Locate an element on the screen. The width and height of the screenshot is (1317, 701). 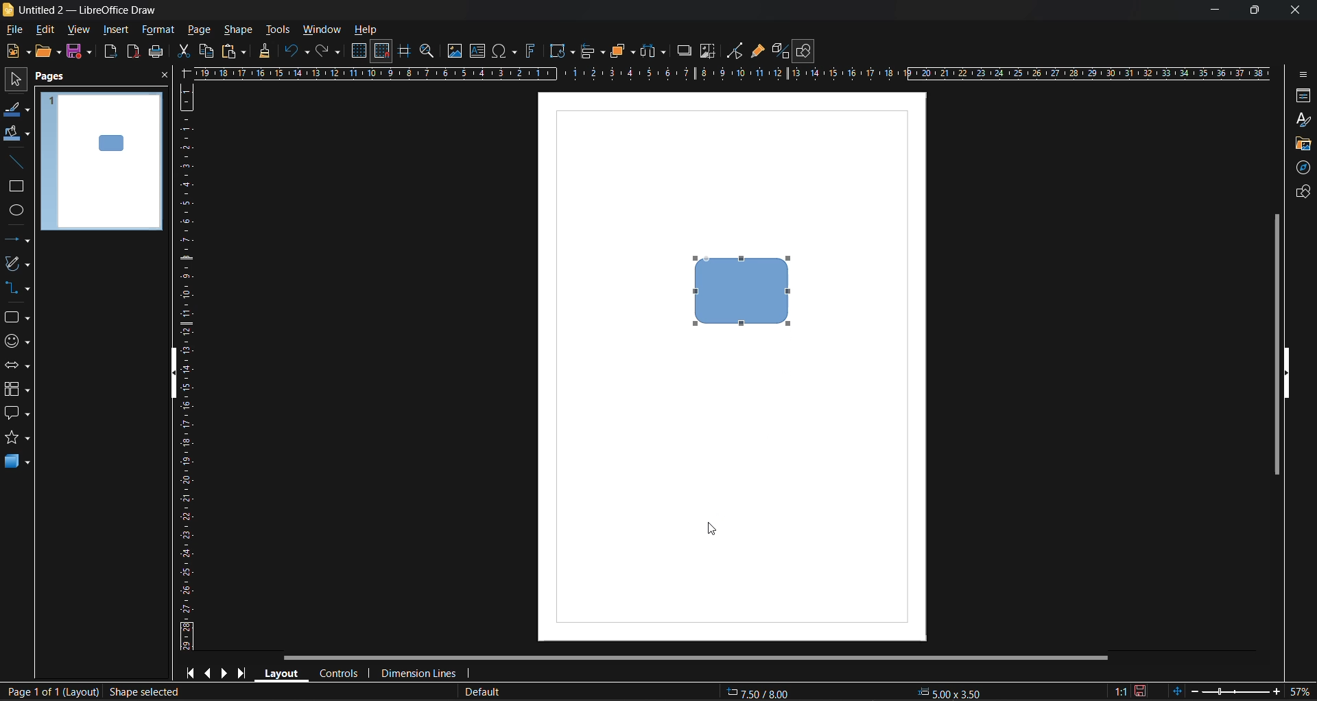
view is located at coordinates (76, 29).